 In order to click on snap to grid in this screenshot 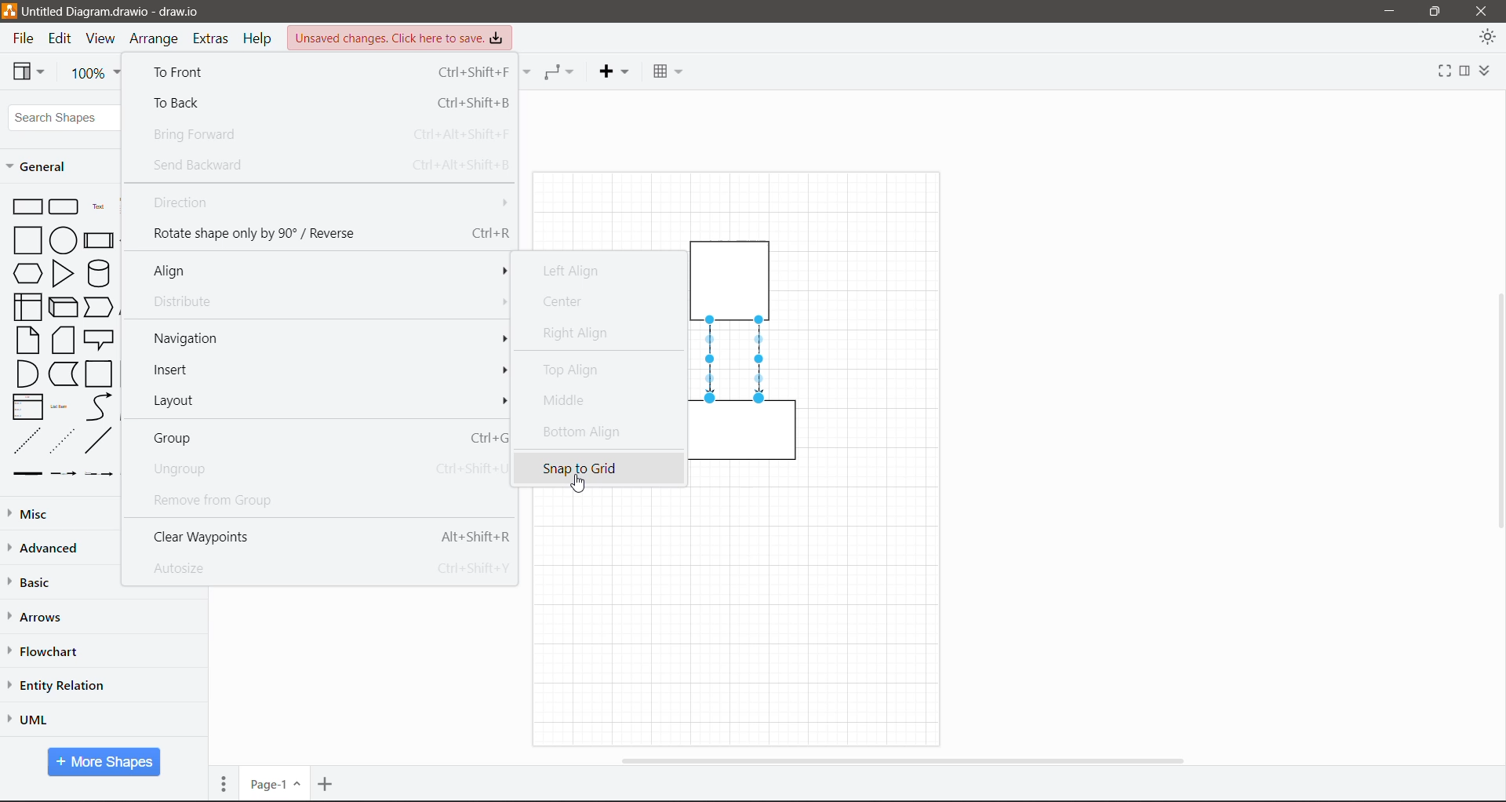, I will do `click(598, 468)`.